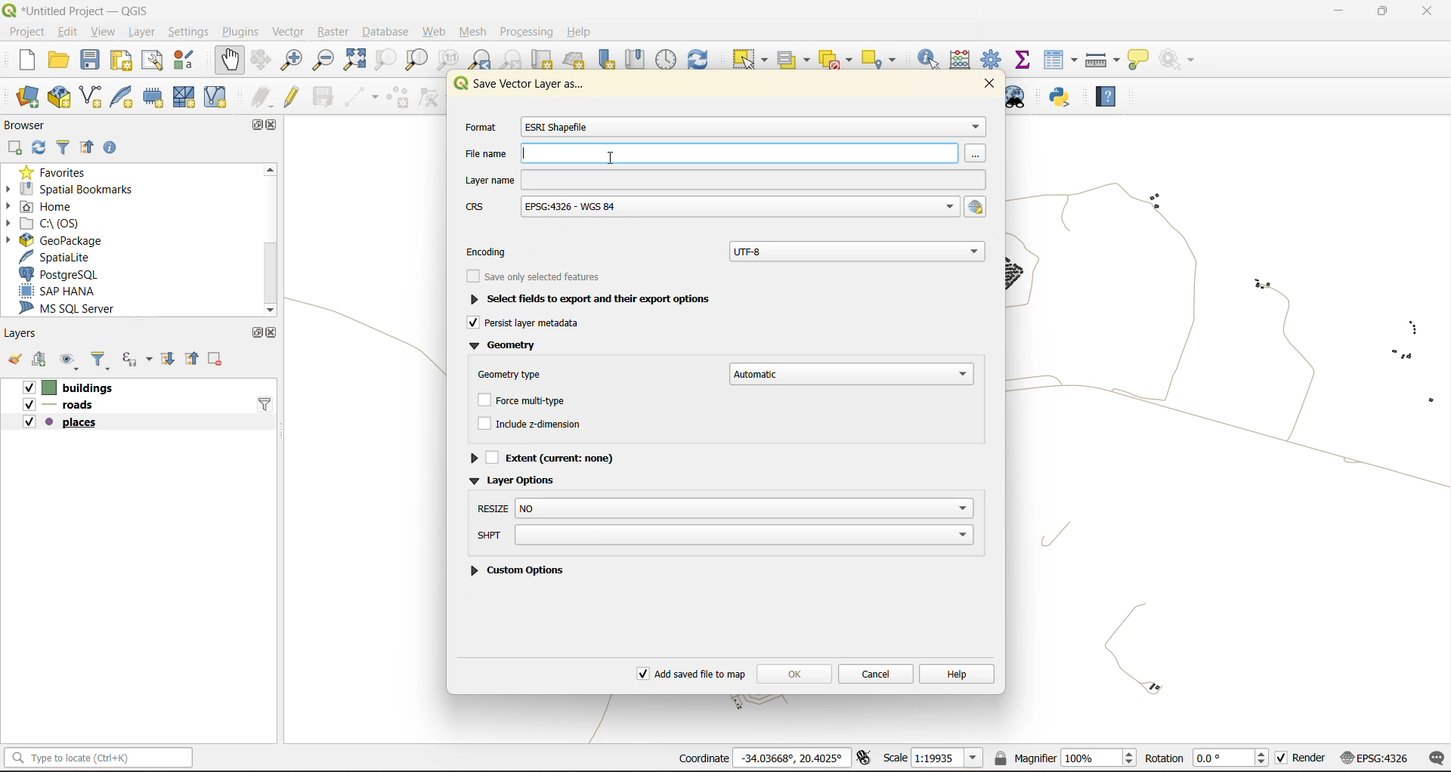 The height and width of the screenshot is (772, 1451). Describe the element at coordinates (1341, 14) in the screenshot. I see `minimize` at that location.